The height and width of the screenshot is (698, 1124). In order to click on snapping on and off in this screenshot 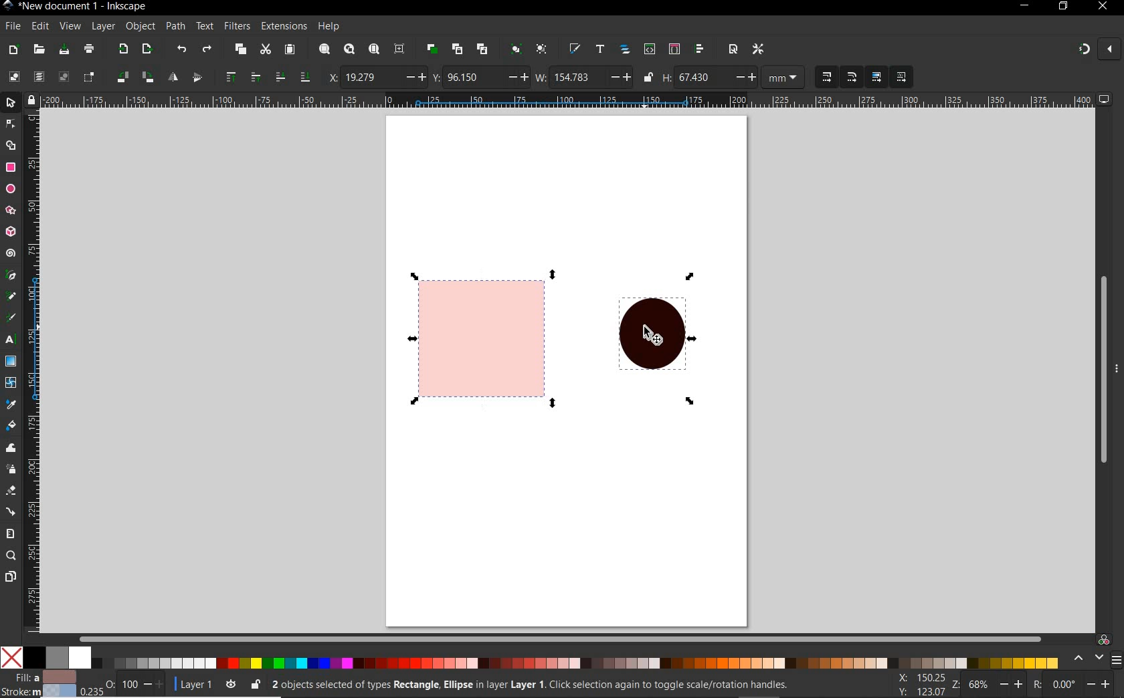, I will do `click(1099, 48)`.